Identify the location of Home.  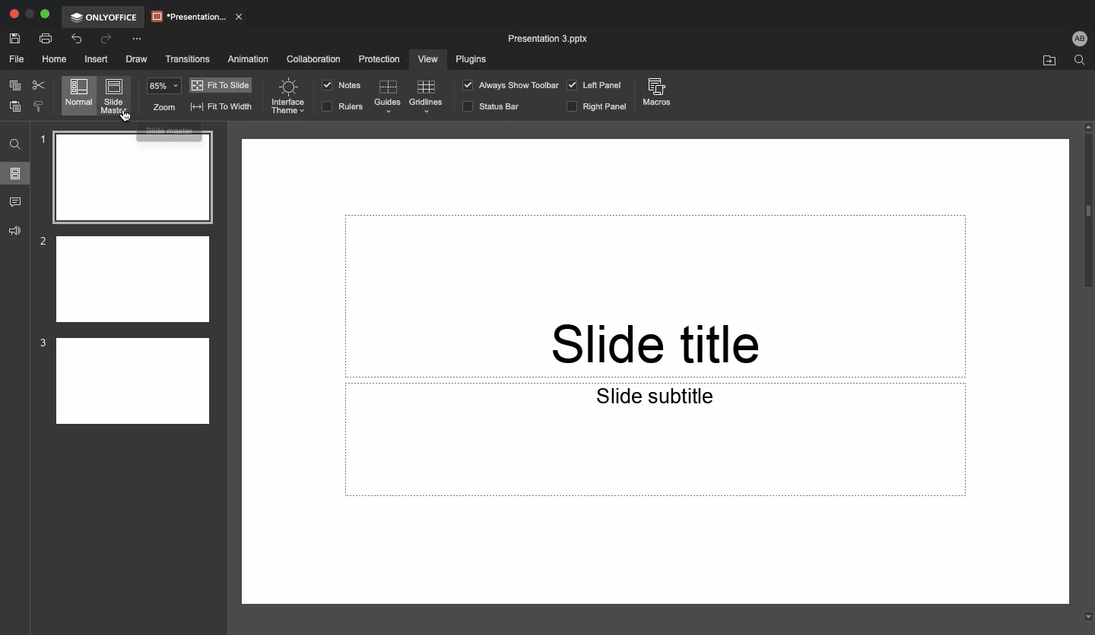
(52, 59).